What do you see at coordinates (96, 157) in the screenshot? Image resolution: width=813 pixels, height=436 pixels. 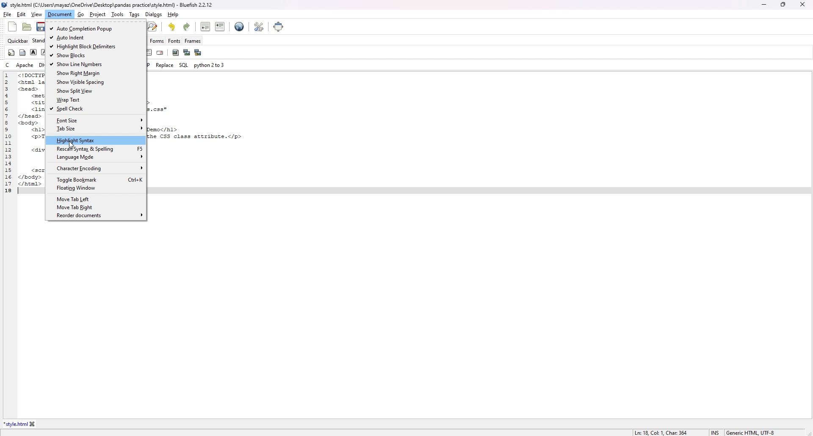 I see `language mode` at bounding box center [96, 157].